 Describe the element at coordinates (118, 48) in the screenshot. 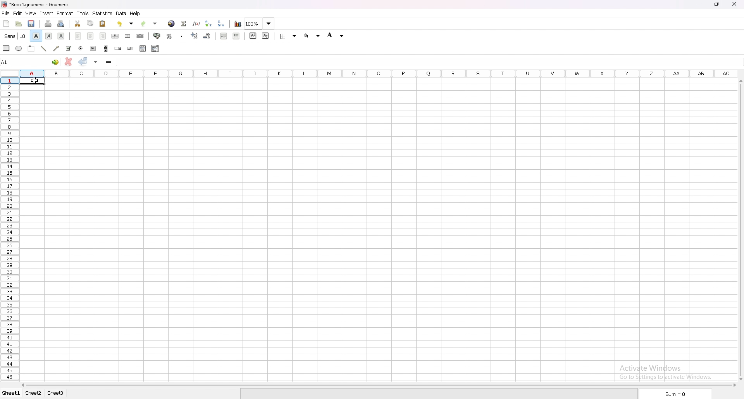

I see `spin button` at that location.